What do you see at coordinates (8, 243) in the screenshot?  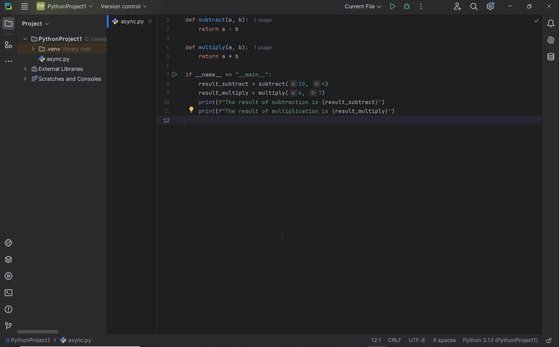 I see `python consoles` at bounding box center [8, 243].